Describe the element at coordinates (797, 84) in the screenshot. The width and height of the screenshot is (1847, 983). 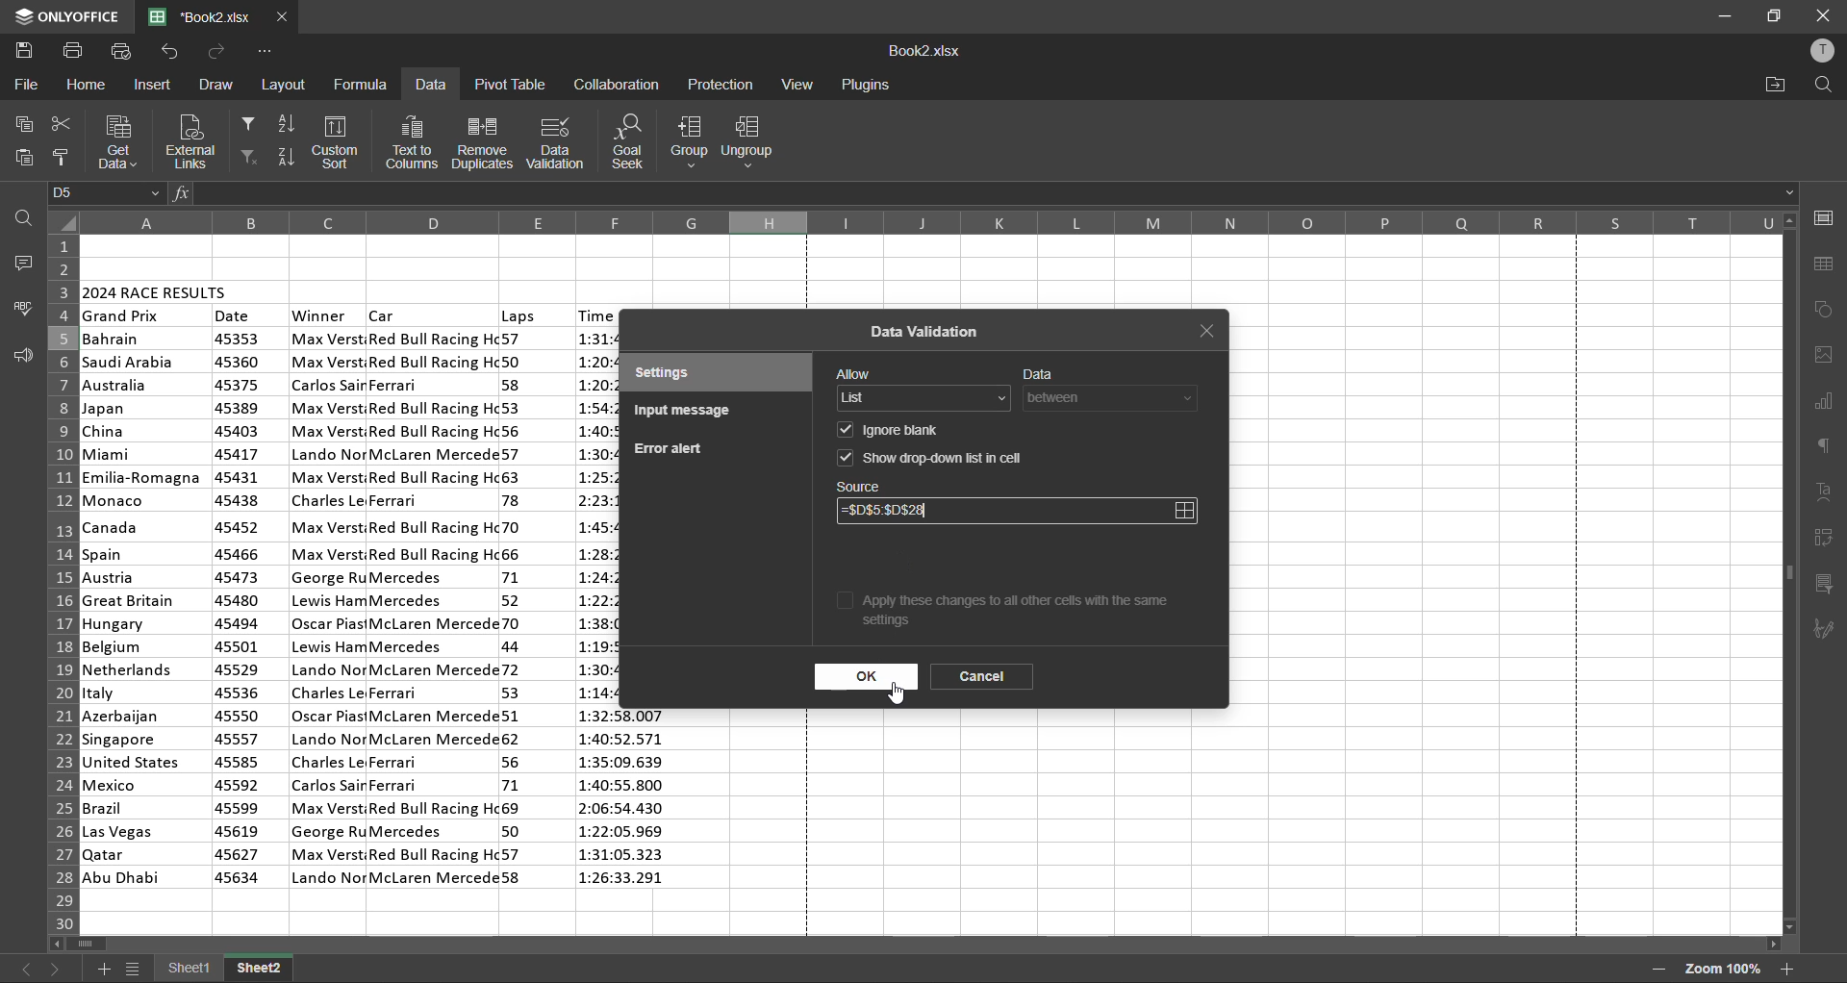
I see `view` at that location.